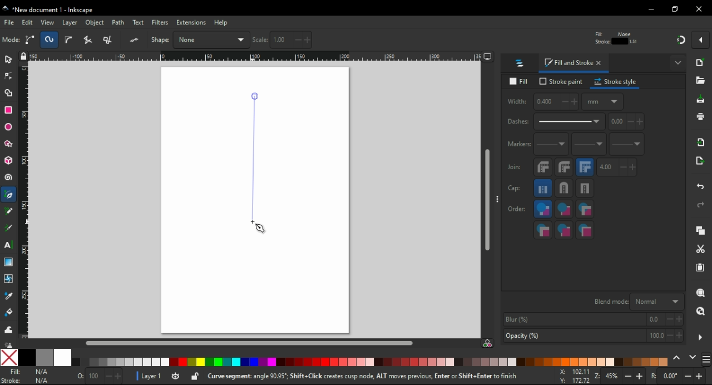  What do you see at coordinates (159, 40) in the screenshot?
I see `object flip  vertical` at bounding box center [159, 40].